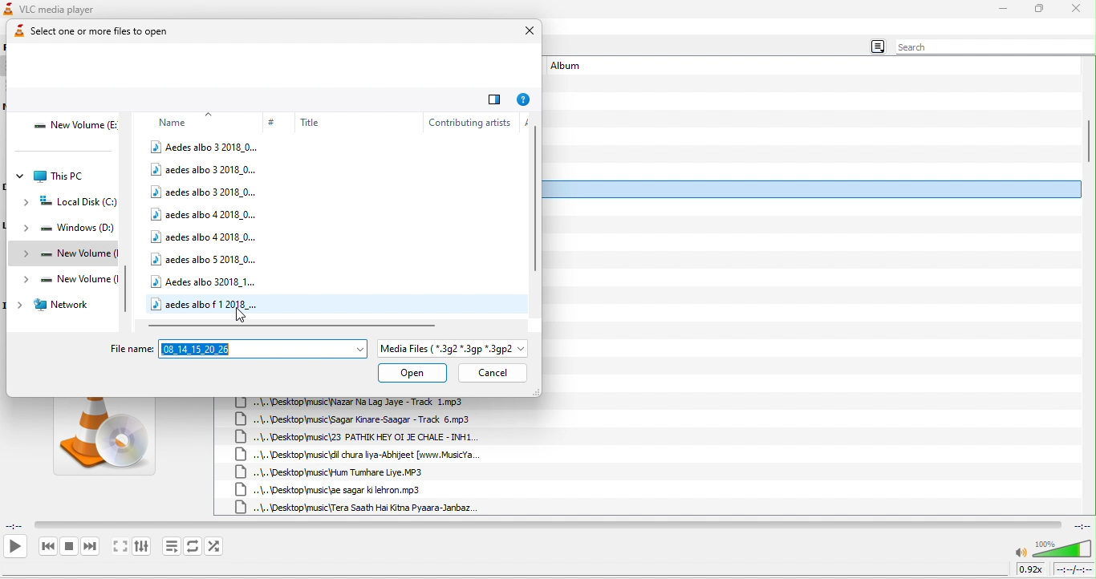 Image resolution: width=1096 pixels, height=579 pixels. I want to click on maximize, so click(1040, 10).